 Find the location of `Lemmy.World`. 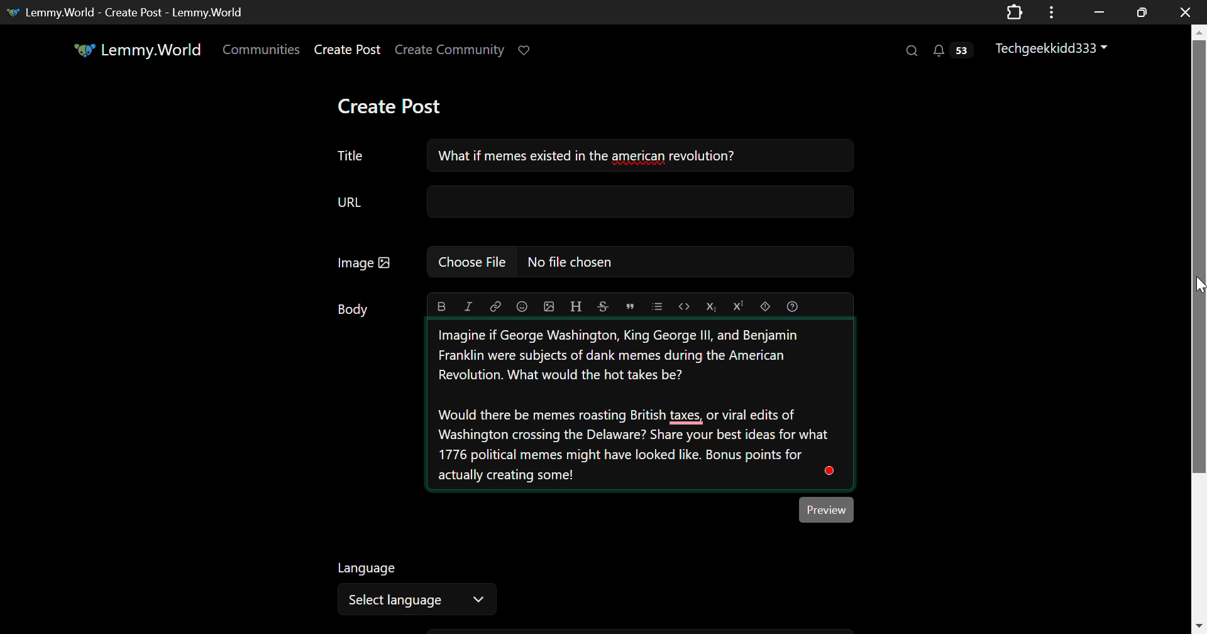

Lemmy.World is located at coordinates (136, 49).